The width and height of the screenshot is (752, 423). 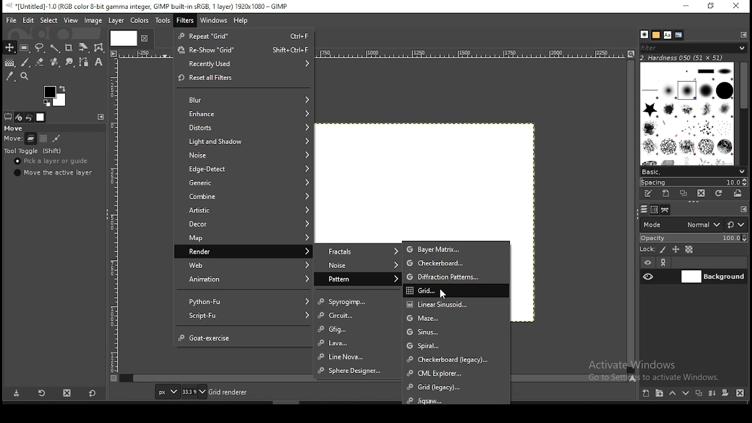 I want to click on CML explorer, so click(x=456, y=371).